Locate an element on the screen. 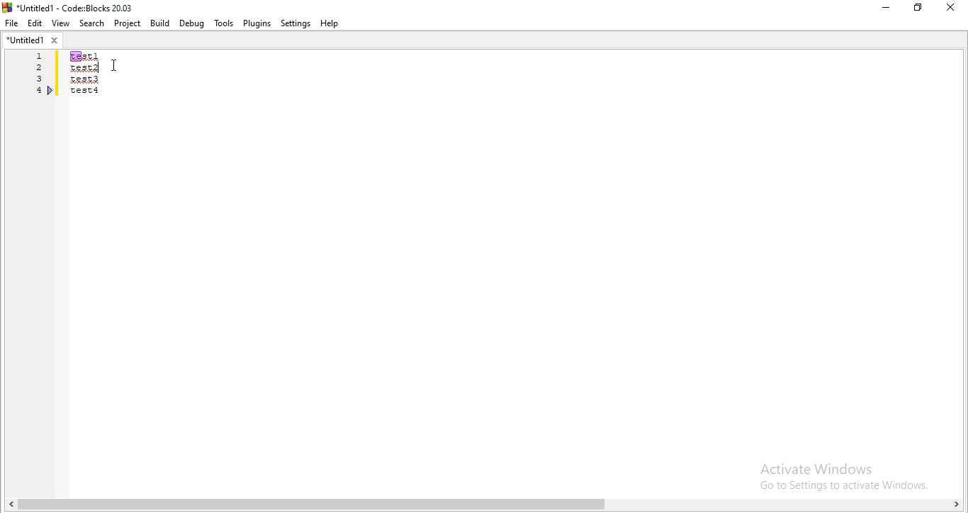 This screenshot has width=968, height=513. scroll bar is located at coordinates (484, 505).